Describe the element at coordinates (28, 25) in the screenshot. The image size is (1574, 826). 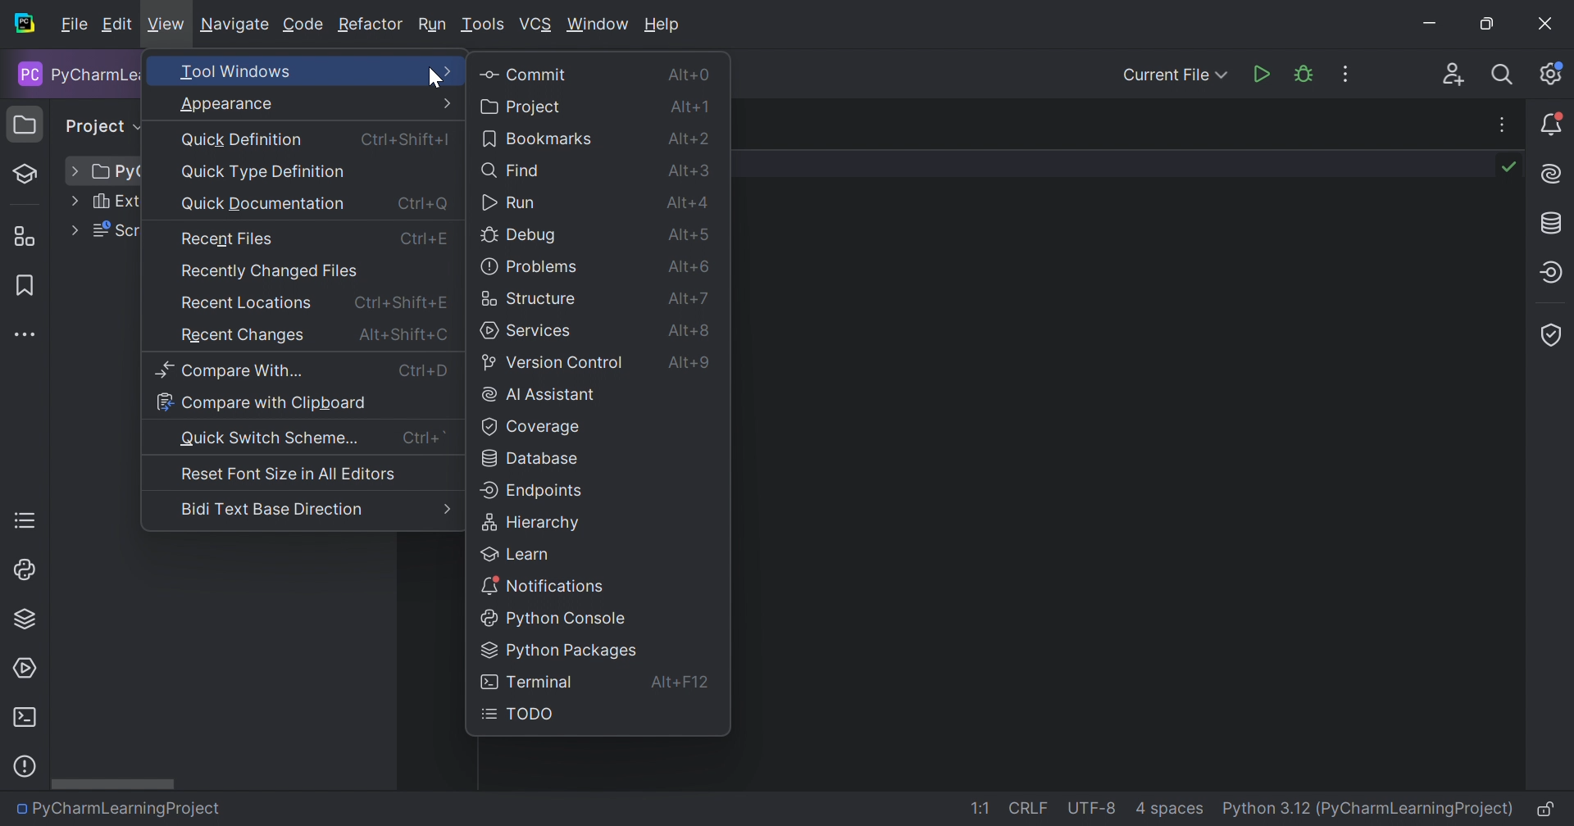
I see `PyCharm icon` at that location.